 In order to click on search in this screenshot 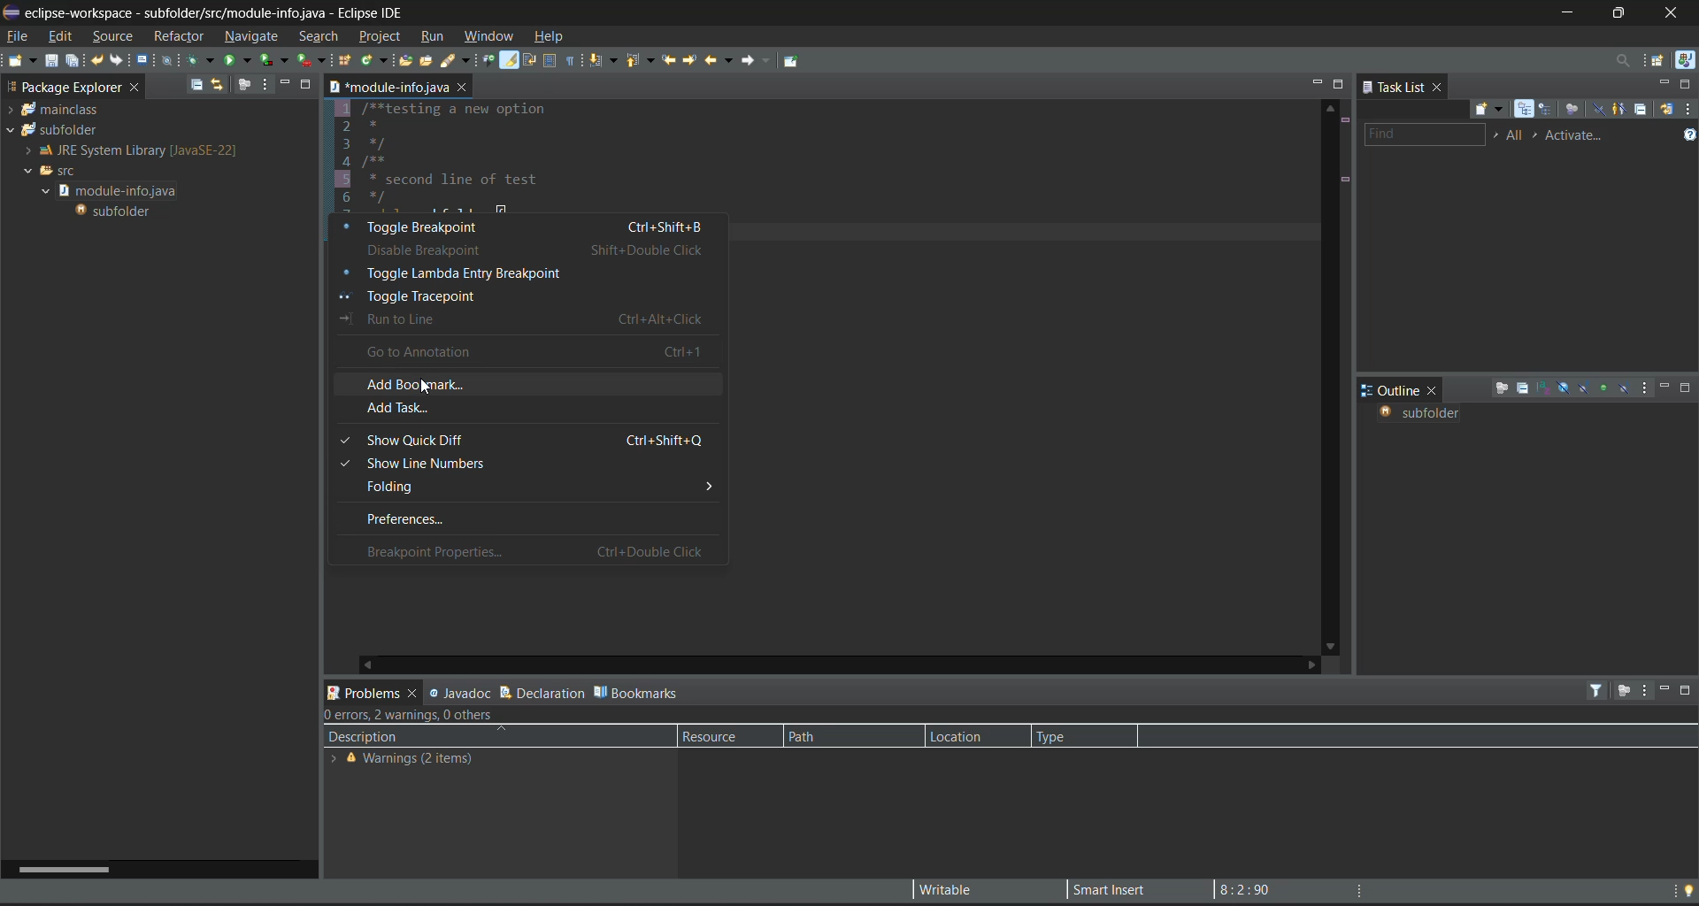, I will do `click(457, 65)`.